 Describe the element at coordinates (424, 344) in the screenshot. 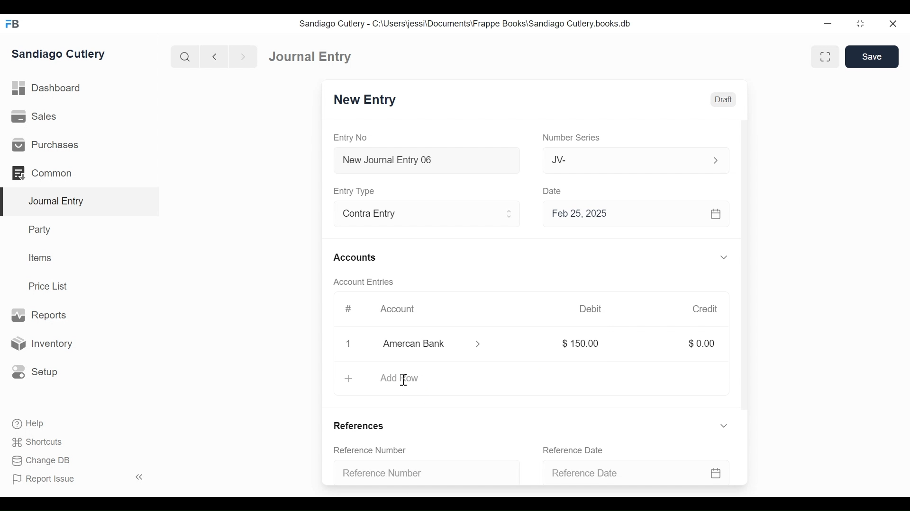

I see `Amercan Bank` at that location.